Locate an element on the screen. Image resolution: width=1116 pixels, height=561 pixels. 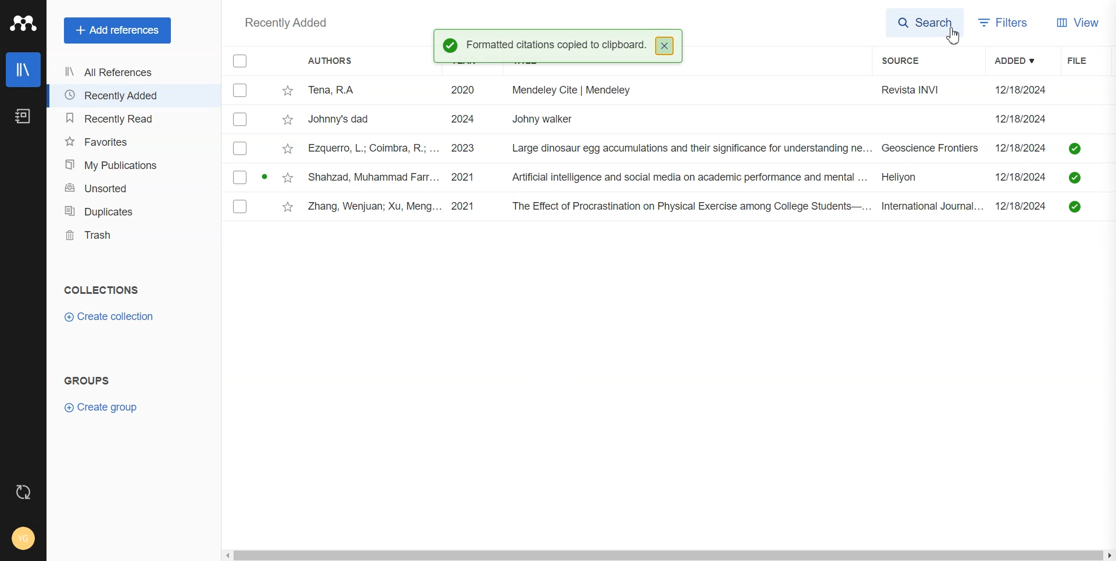
My publication is located at coordinates (134, 165).